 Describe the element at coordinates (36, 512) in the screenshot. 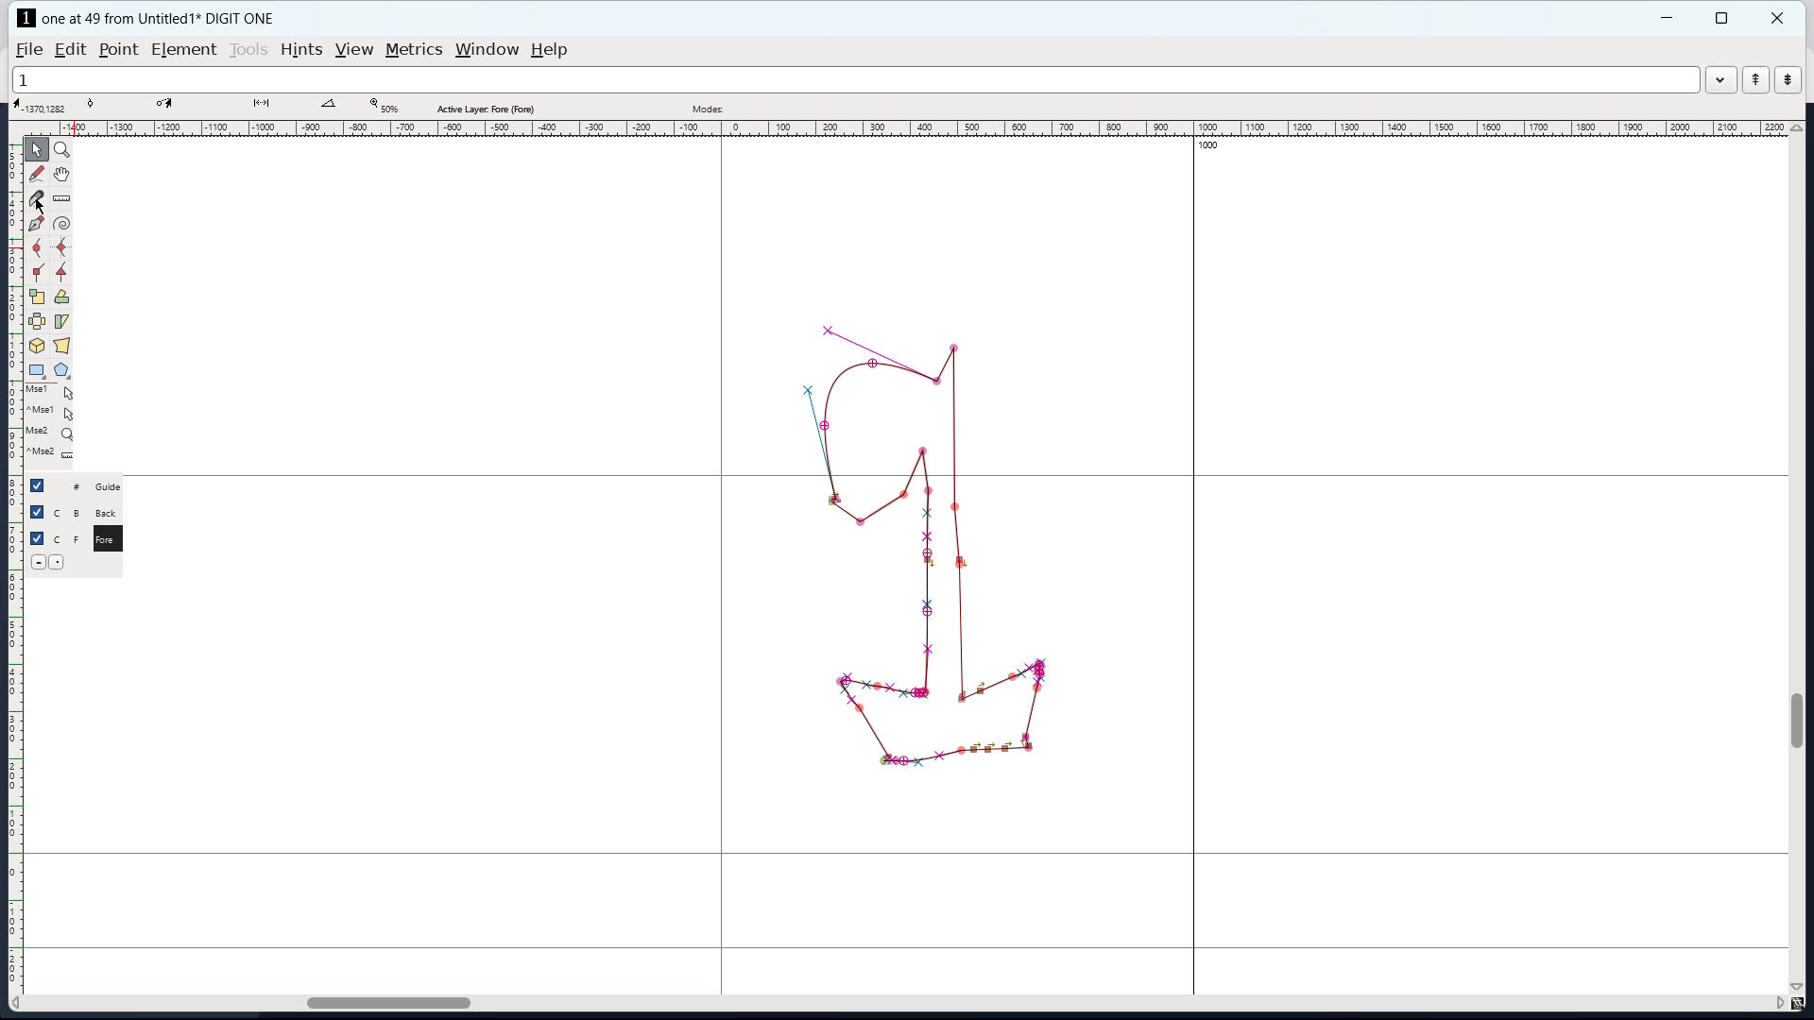

I see `is layer visible` at that location.